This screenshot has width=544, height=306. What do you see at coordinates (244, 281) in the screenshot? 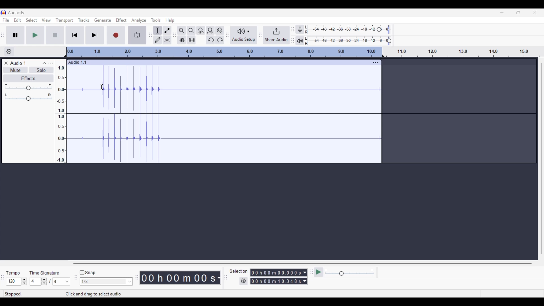
I see `Selection settings` at bounding box center [244, 281].